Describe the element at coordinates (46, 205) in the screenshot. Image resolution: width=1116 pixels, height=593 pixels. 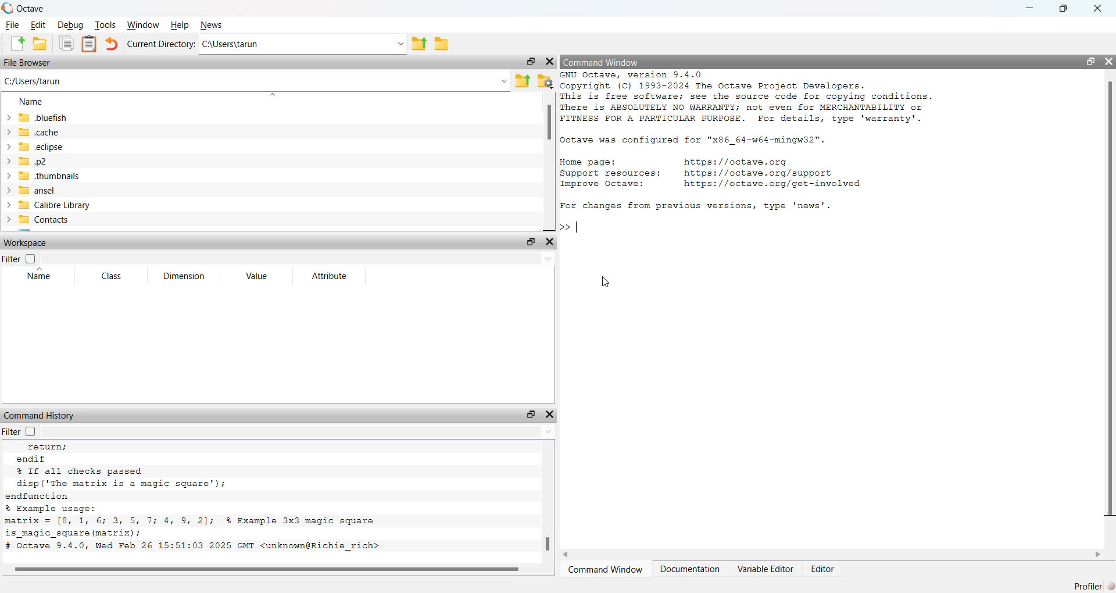
I see `Calibre Library` at that location.